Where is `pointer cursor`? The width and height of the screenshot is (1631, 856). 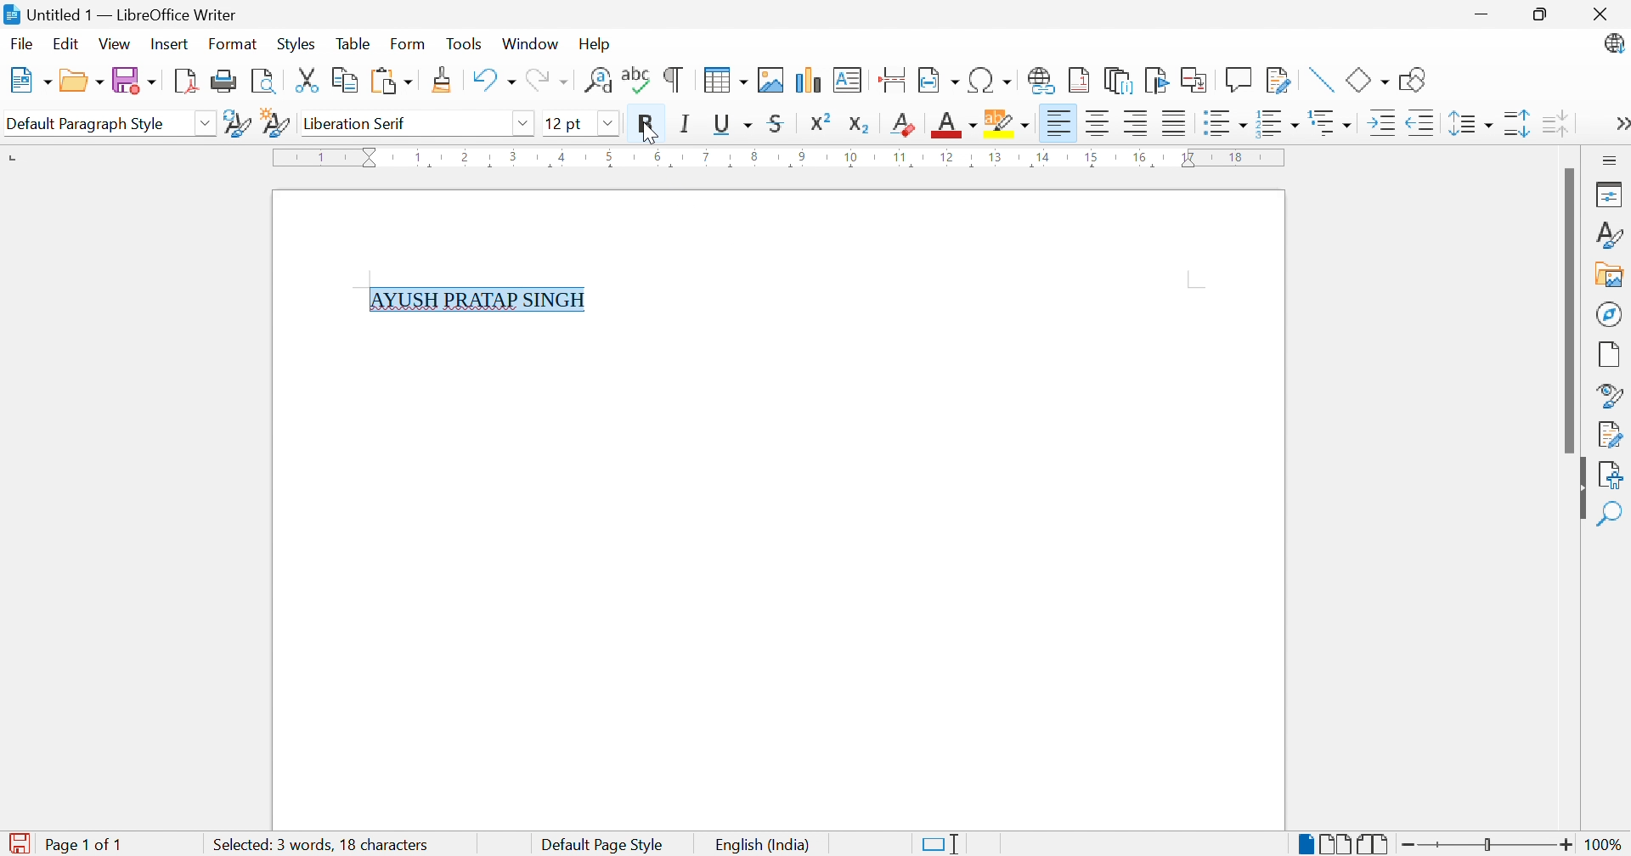
pointer cursor is located at coordinates (649, 134).